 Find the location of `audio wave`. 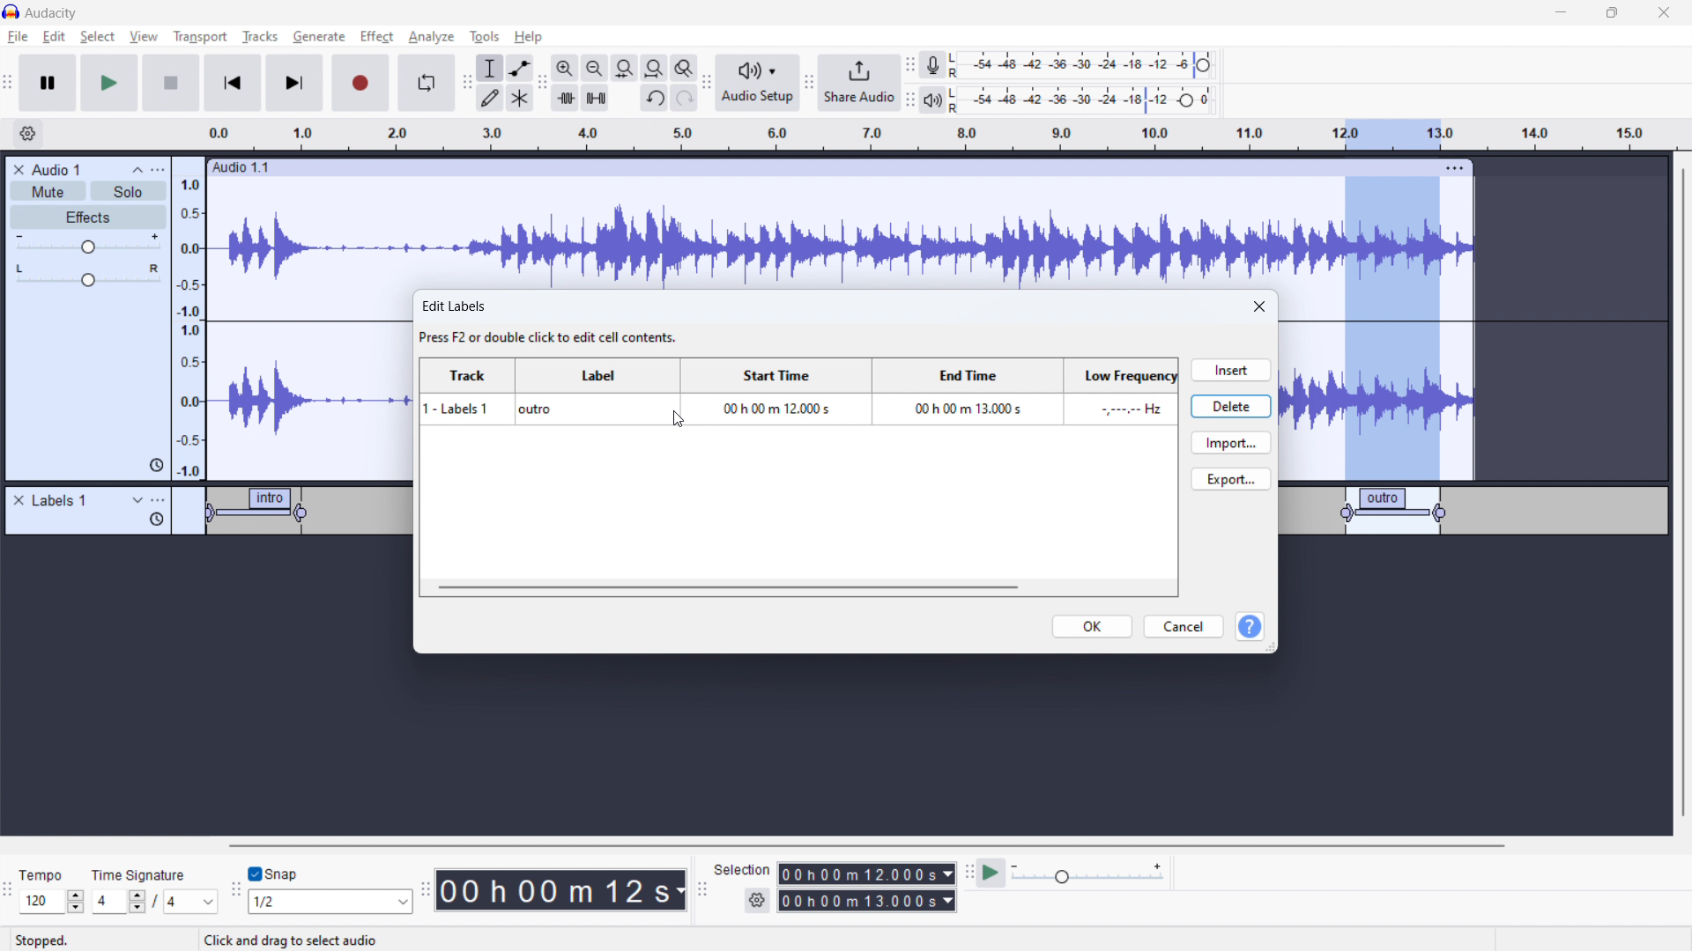

audio wave is located at coordinates (1377, 400).